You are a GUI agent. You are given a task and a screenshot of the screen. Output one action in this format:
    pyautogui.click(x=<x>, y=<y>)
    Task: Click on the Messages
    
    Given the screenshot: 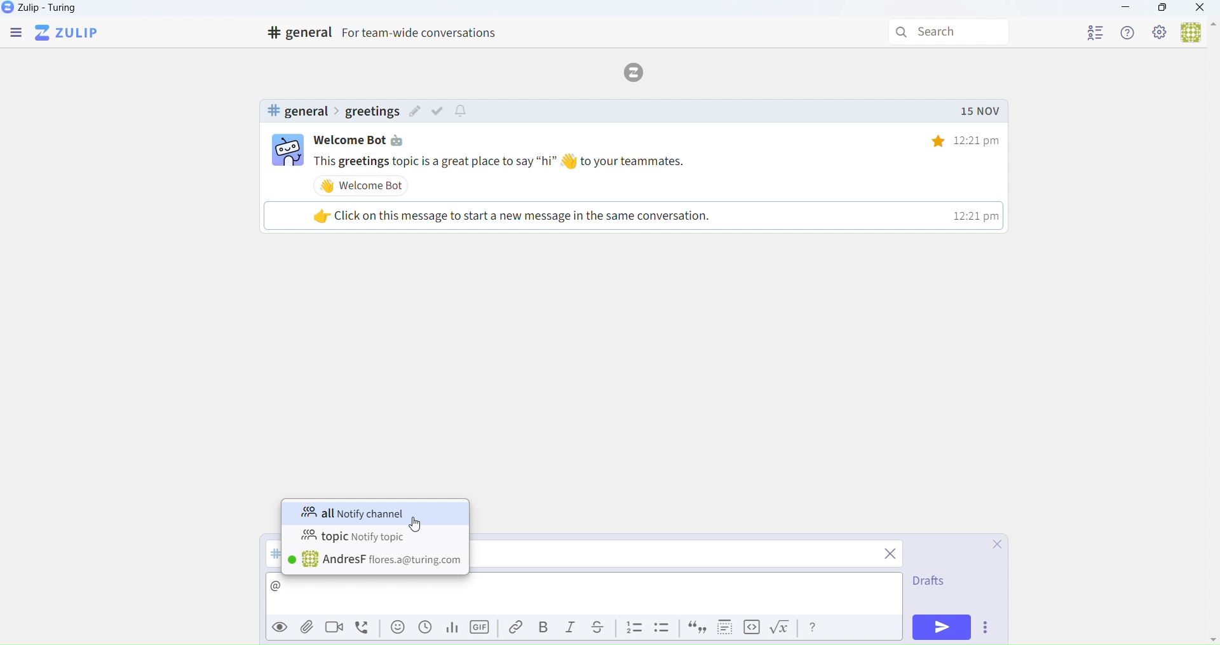 What is the action you would take?
    pyautogui.click(x=660, y=161)
    